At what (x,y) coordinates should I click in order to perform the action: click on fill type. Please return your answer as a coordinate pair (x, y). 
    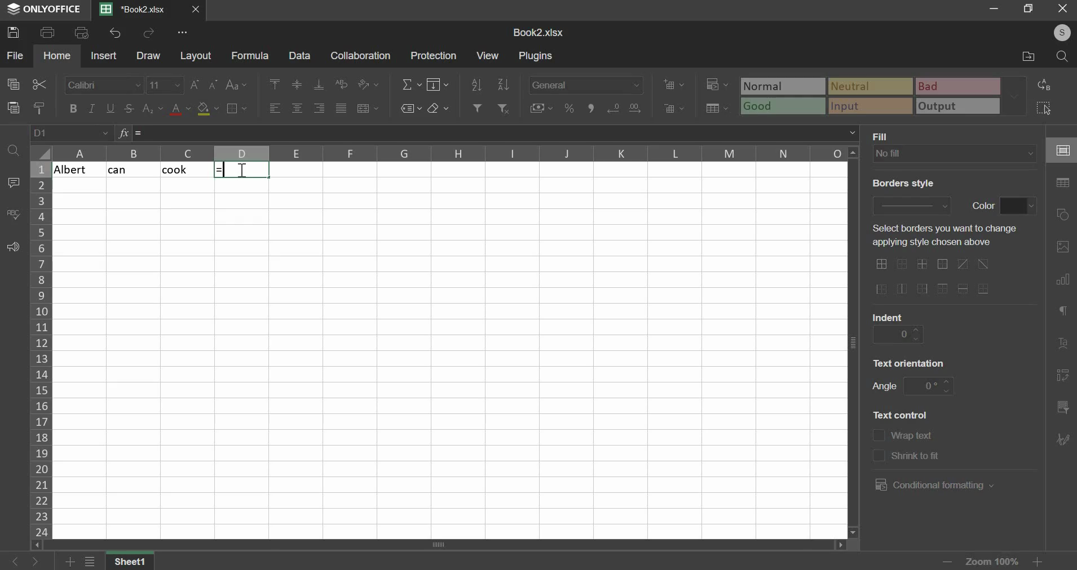
    Looking at the image, I should click on (955, 154).